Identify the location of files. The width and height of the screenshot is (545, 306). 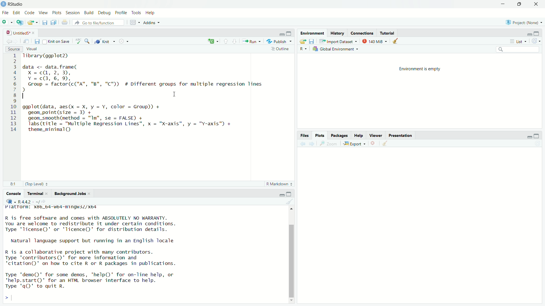
(313, 42).